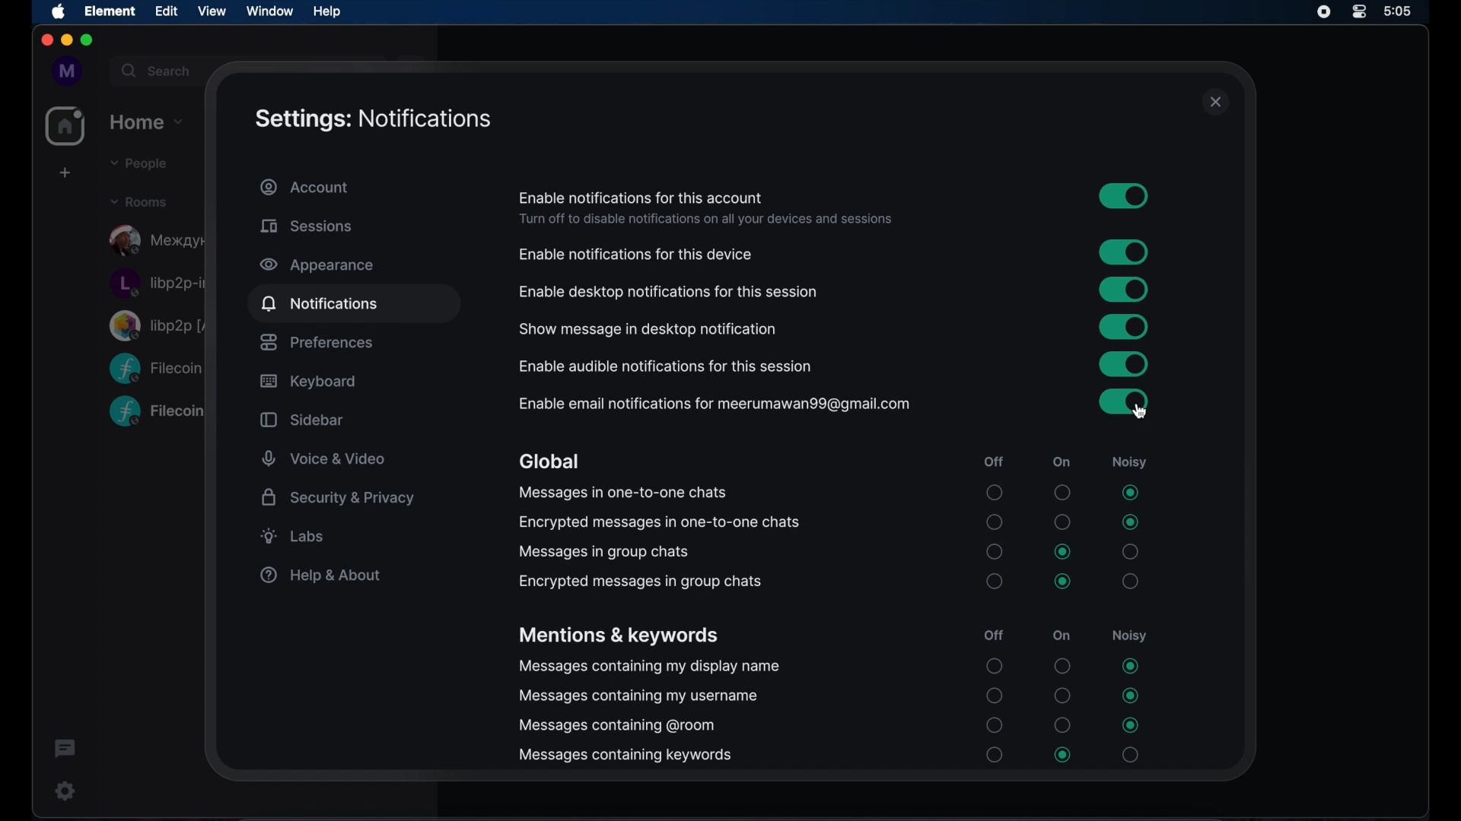 This screenshot has width=1461, height=821. What do you see at coordinates (713, 404) in the screenshot?
I see `enable email notifications for meerumawan99@gmail.com` at bounding box center [713, 404].